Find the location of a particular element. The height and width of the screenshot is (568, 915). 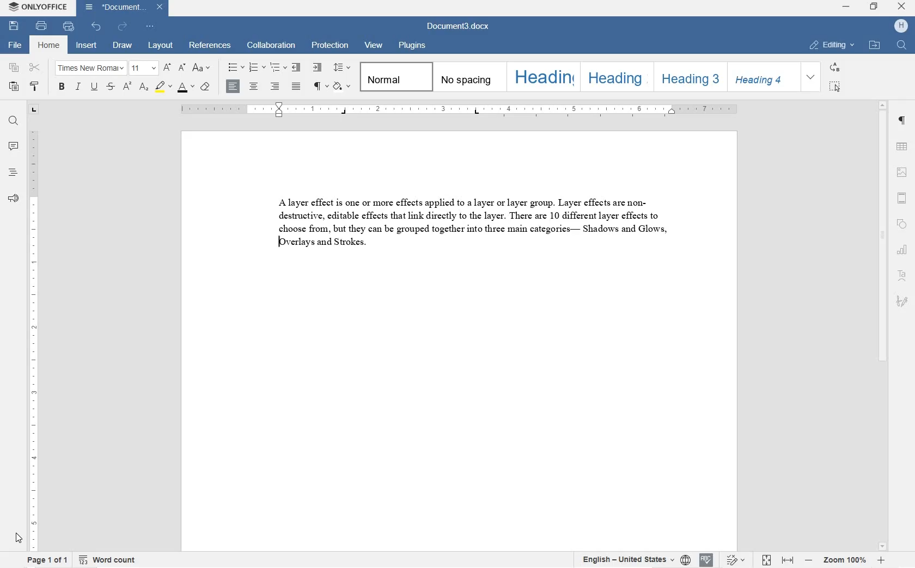

NONPRINTING CHARACTERS is located at coordinates (321, 87).